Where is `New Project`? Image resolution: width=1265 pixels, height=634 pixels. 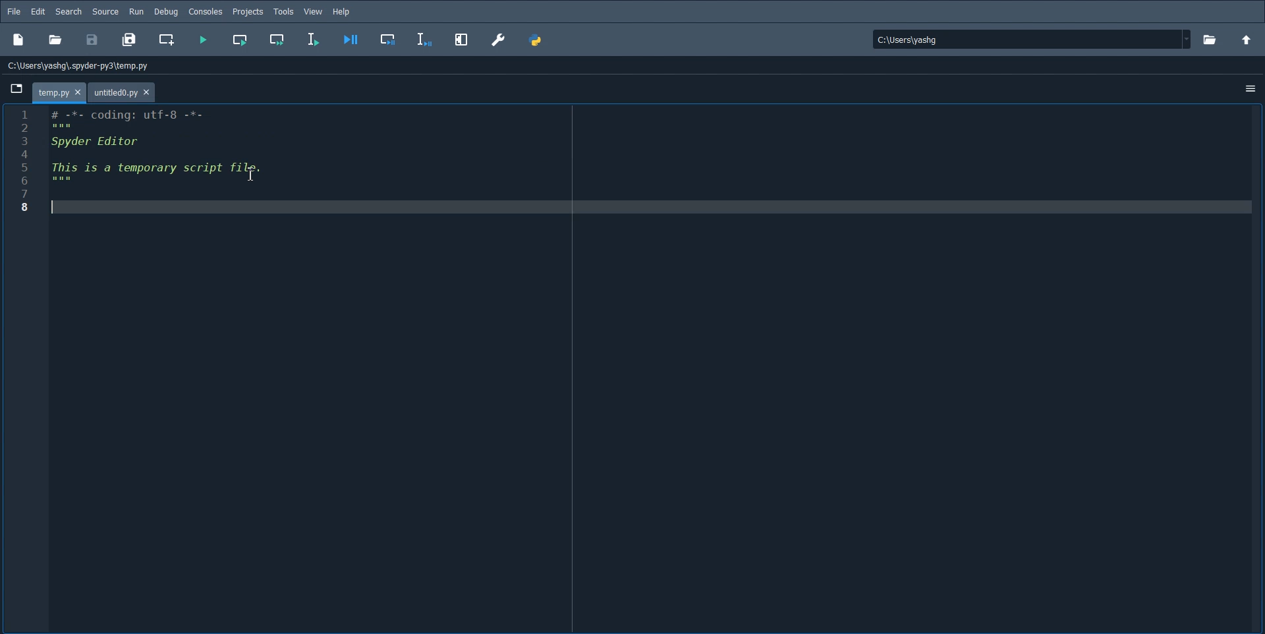 New Project is located at coordinates (18, 40).